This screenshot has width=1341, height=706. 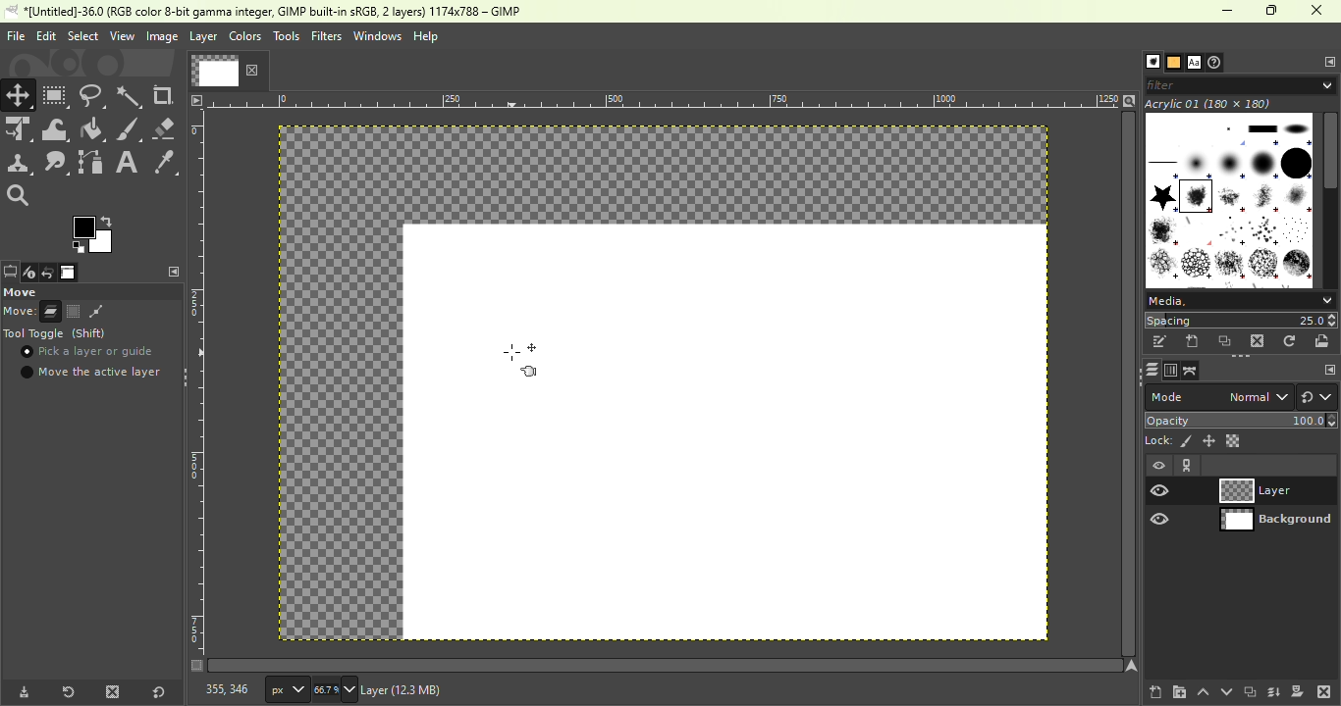 I want to click on Access the image menu, so click(x=196, y=99).